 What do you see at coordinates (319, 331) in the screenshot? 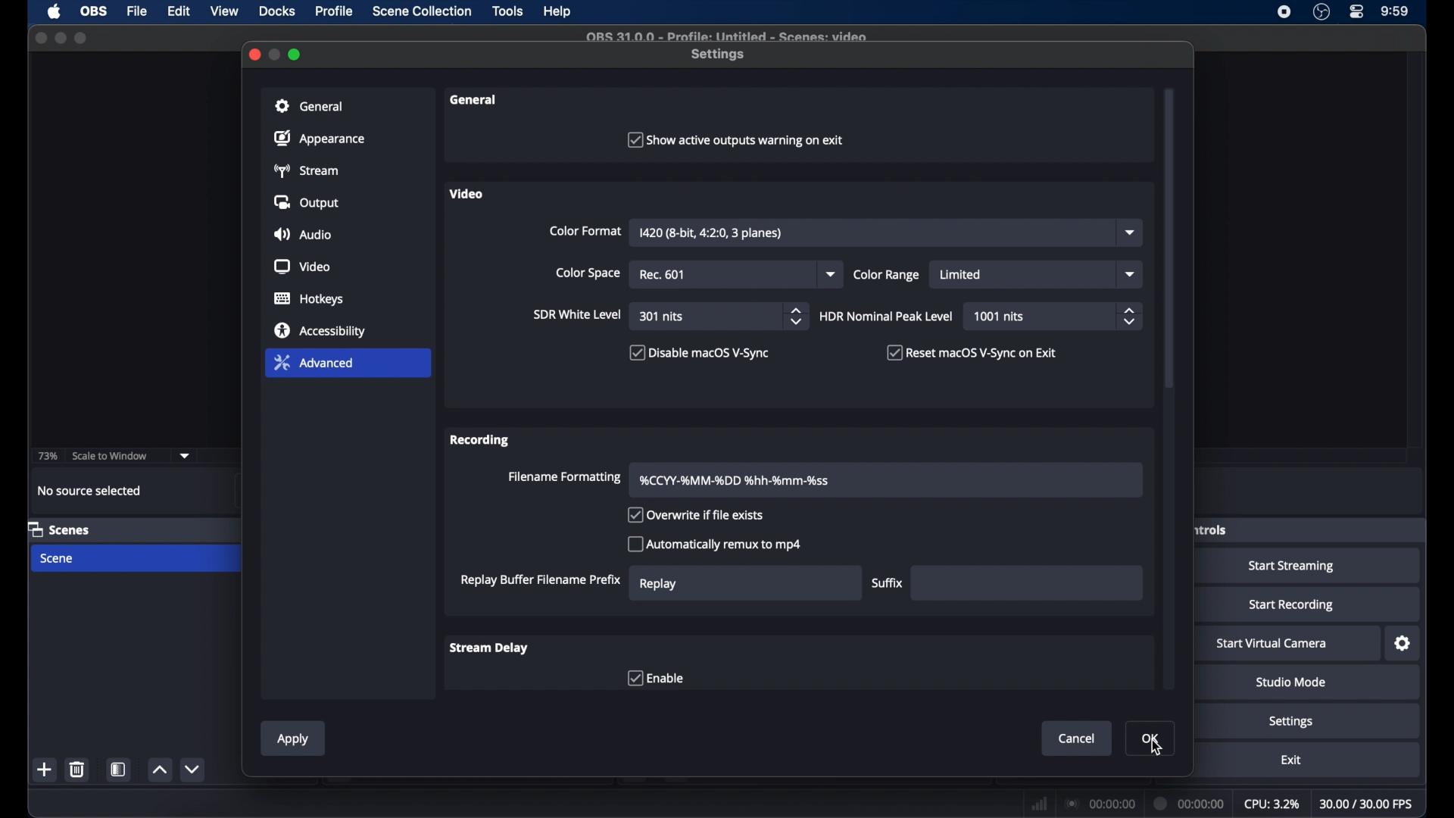
I see `accessibility` at bounding box center [319, 331].